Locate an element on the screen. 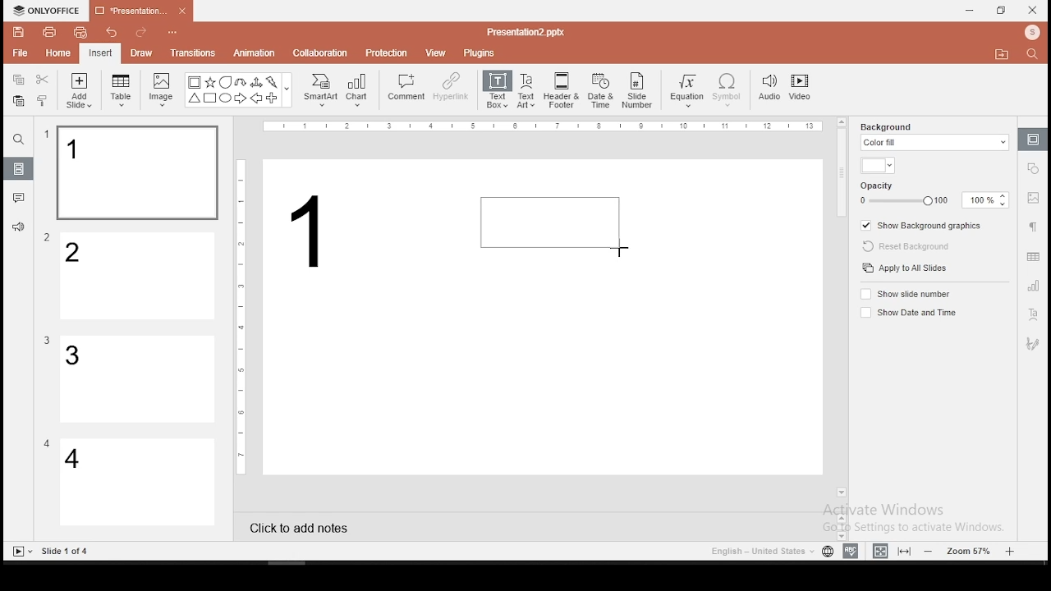 This screenshot has width=1051, height=591. Language is located at coordinates (760, 552).